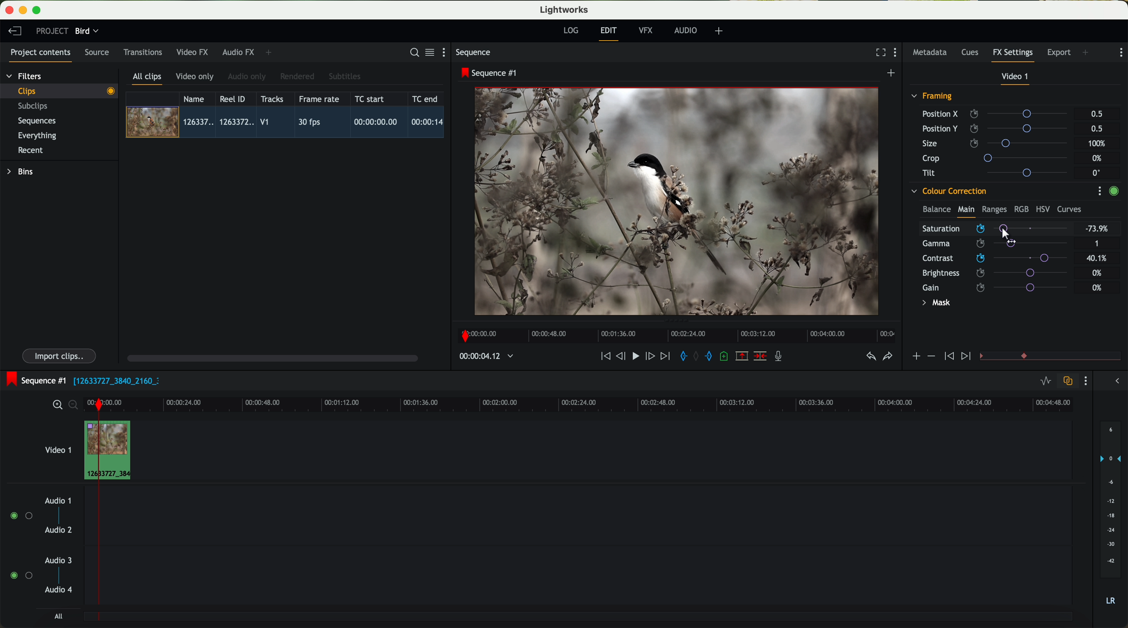 This screenshot has height=628, width=1128. What do you see at coordinates (743, 356) in the screenshot?
I see `remove the marked section` at bounding box center [743, 356].